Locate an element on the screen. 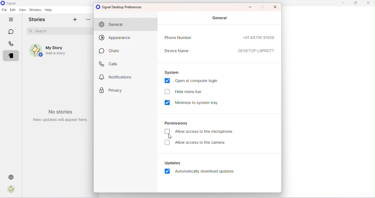  Stories is located at coordinates (41, 19).